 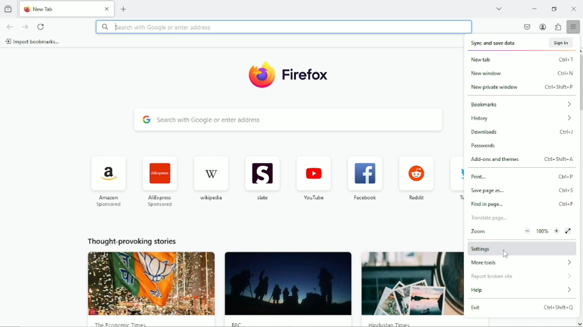 I want to click on View recent browsing, so click(x=9, y=8).